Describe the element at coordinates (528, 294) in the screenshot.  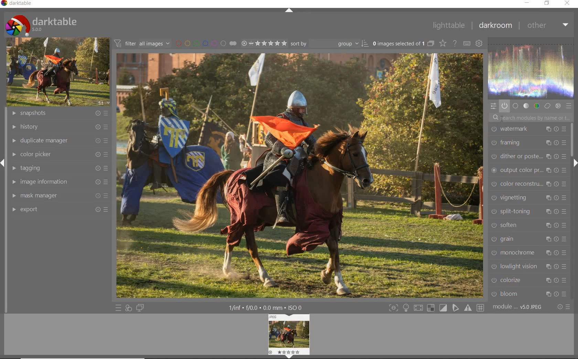
I see `bloom` at that location.